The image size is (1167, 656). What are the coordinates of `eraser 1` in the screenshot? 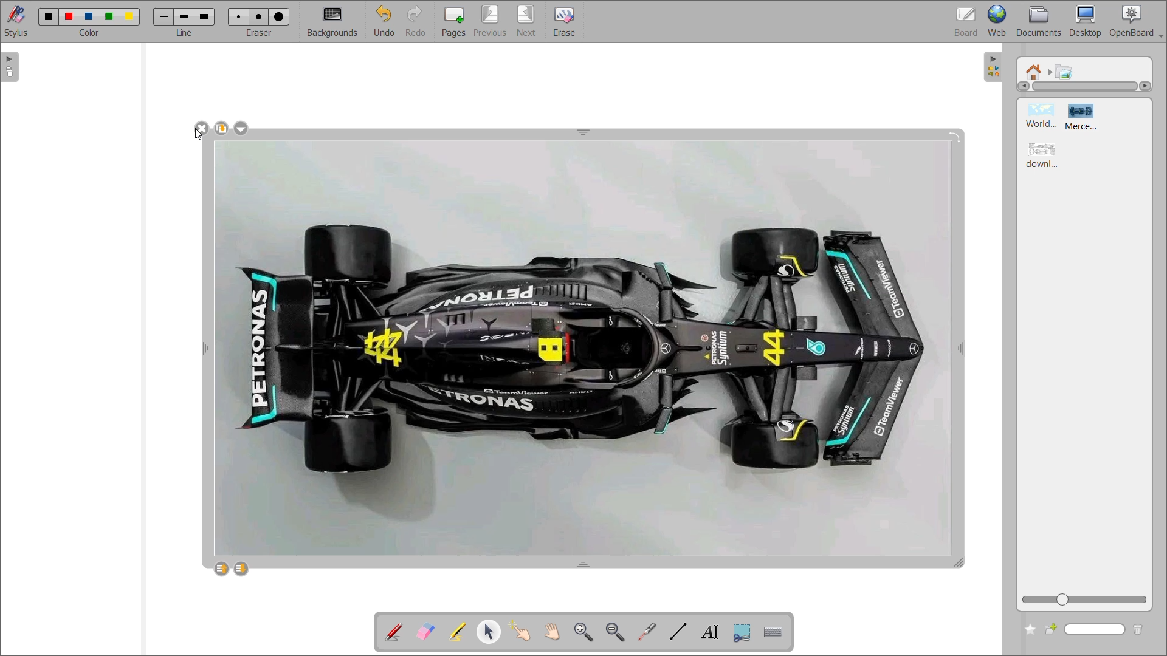 It's located at (239, 16).